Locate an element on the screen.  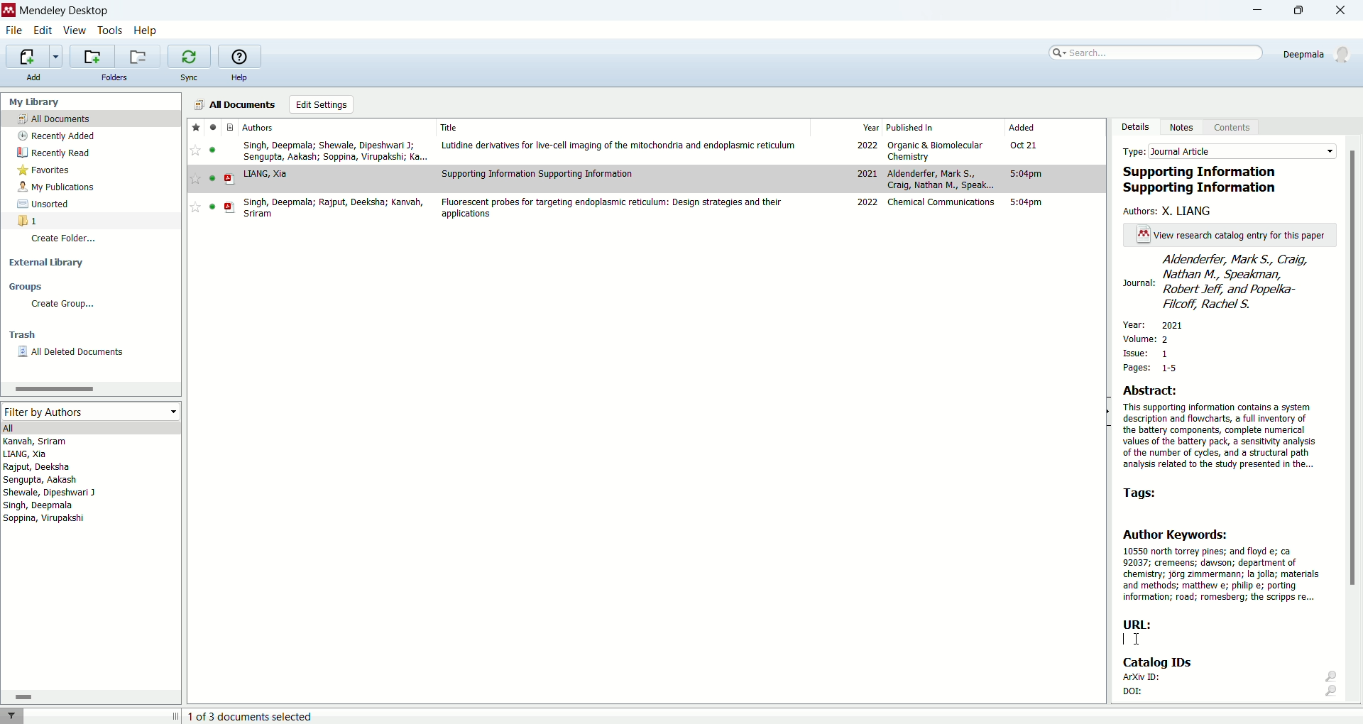
all deleted documents is located at coordinates (78, 353).